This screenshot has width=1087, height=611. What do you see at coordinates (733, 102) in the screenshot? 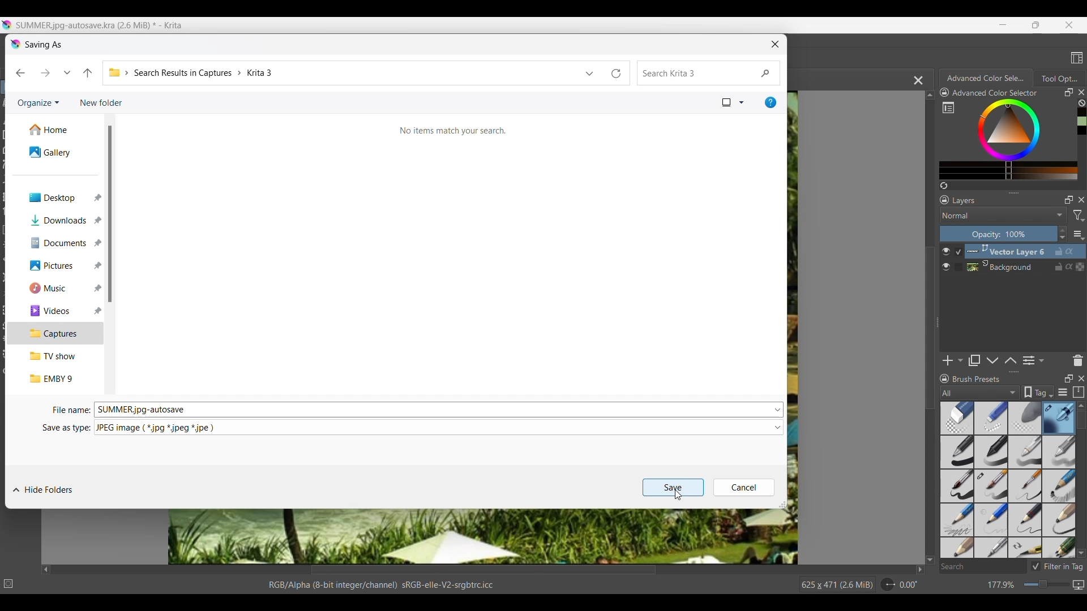
I see `Current sort and other sort options` at bounding box center [733, 102].